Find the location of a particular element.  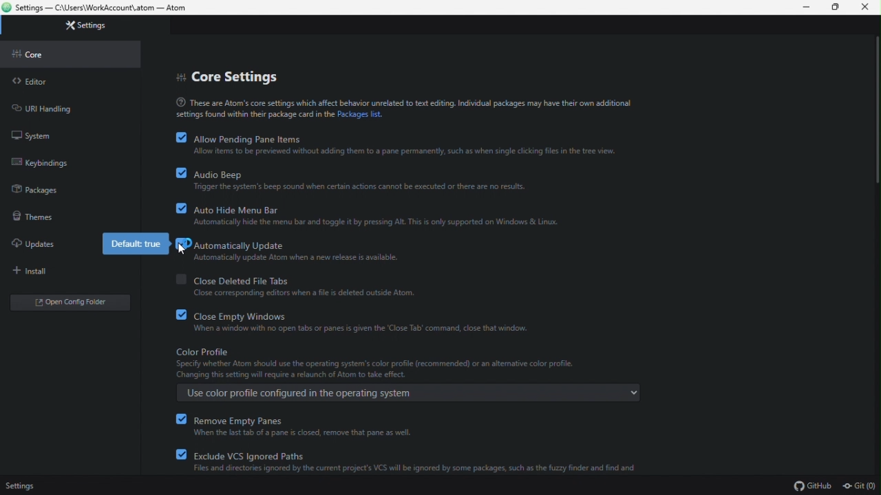

editor is located at coordinates (33, 81).